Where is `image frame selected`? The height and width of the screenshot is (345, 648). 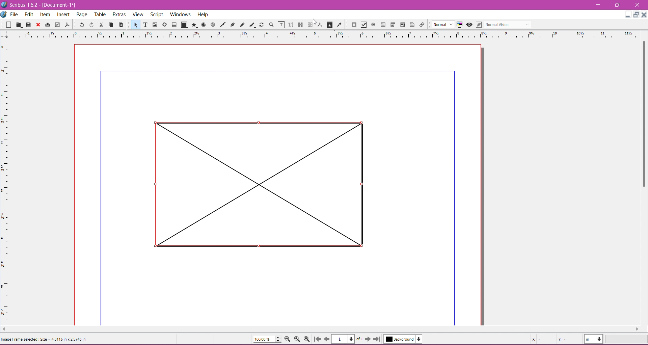
image frame selected is located at coordinates (44, 341).